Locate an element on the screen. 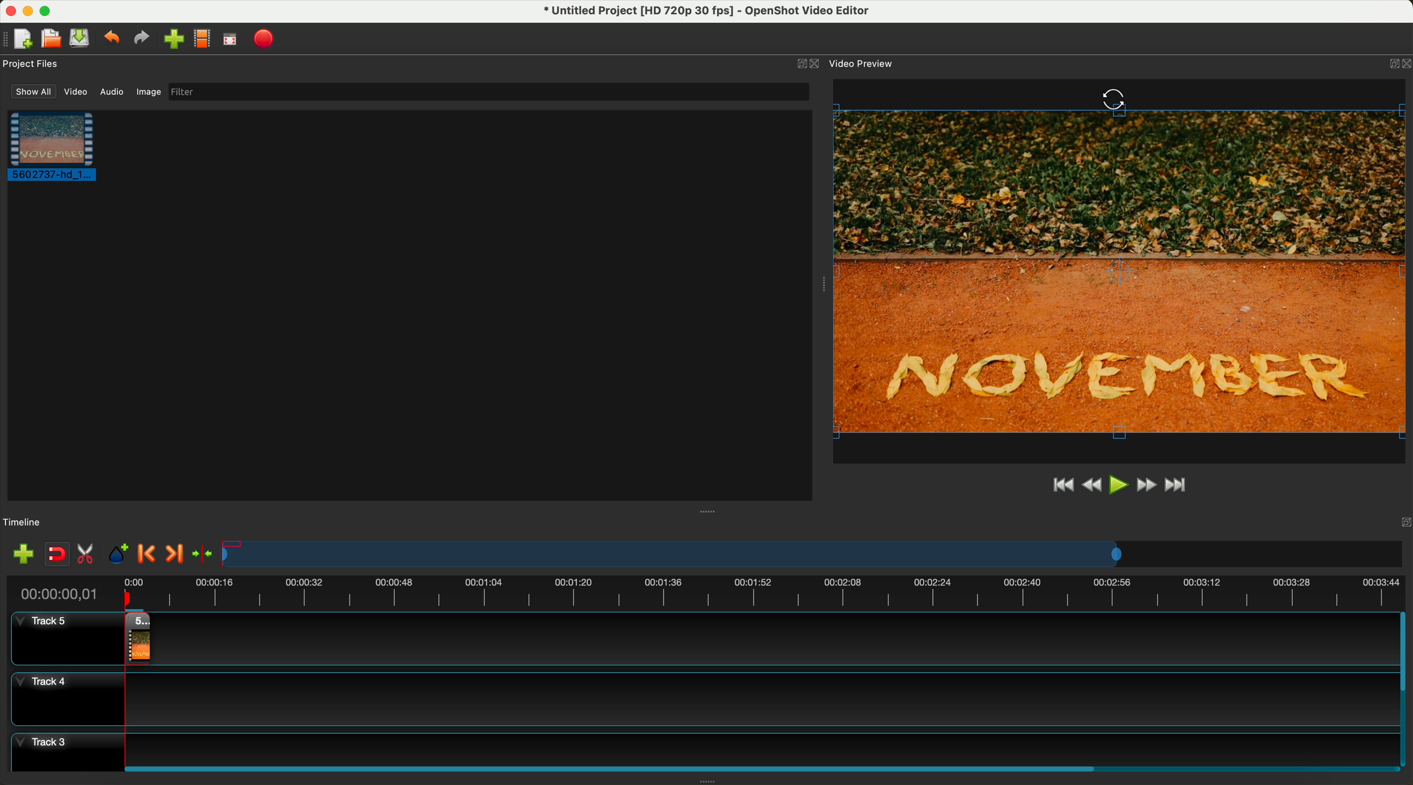  add track is located at coordinates (24, 554).